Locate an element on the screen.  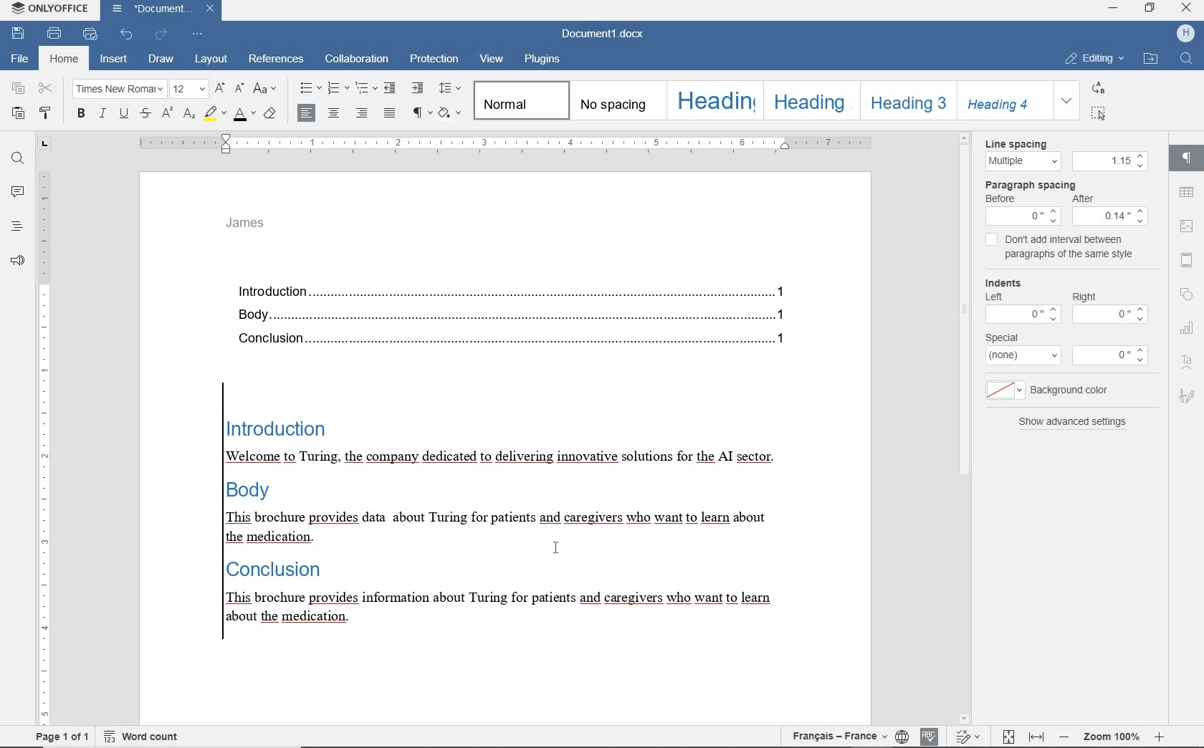
bold is located at coordinates (82, 115).